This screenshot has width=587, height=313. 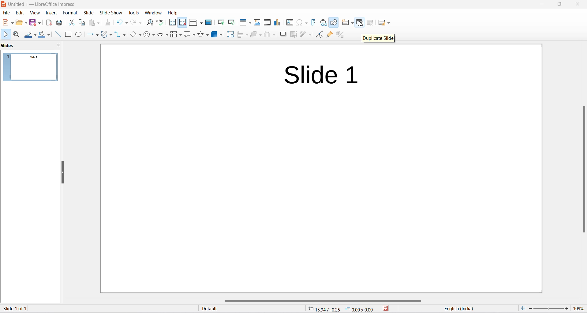 I want to click on hide sidebar, so click(x=61, y=172).